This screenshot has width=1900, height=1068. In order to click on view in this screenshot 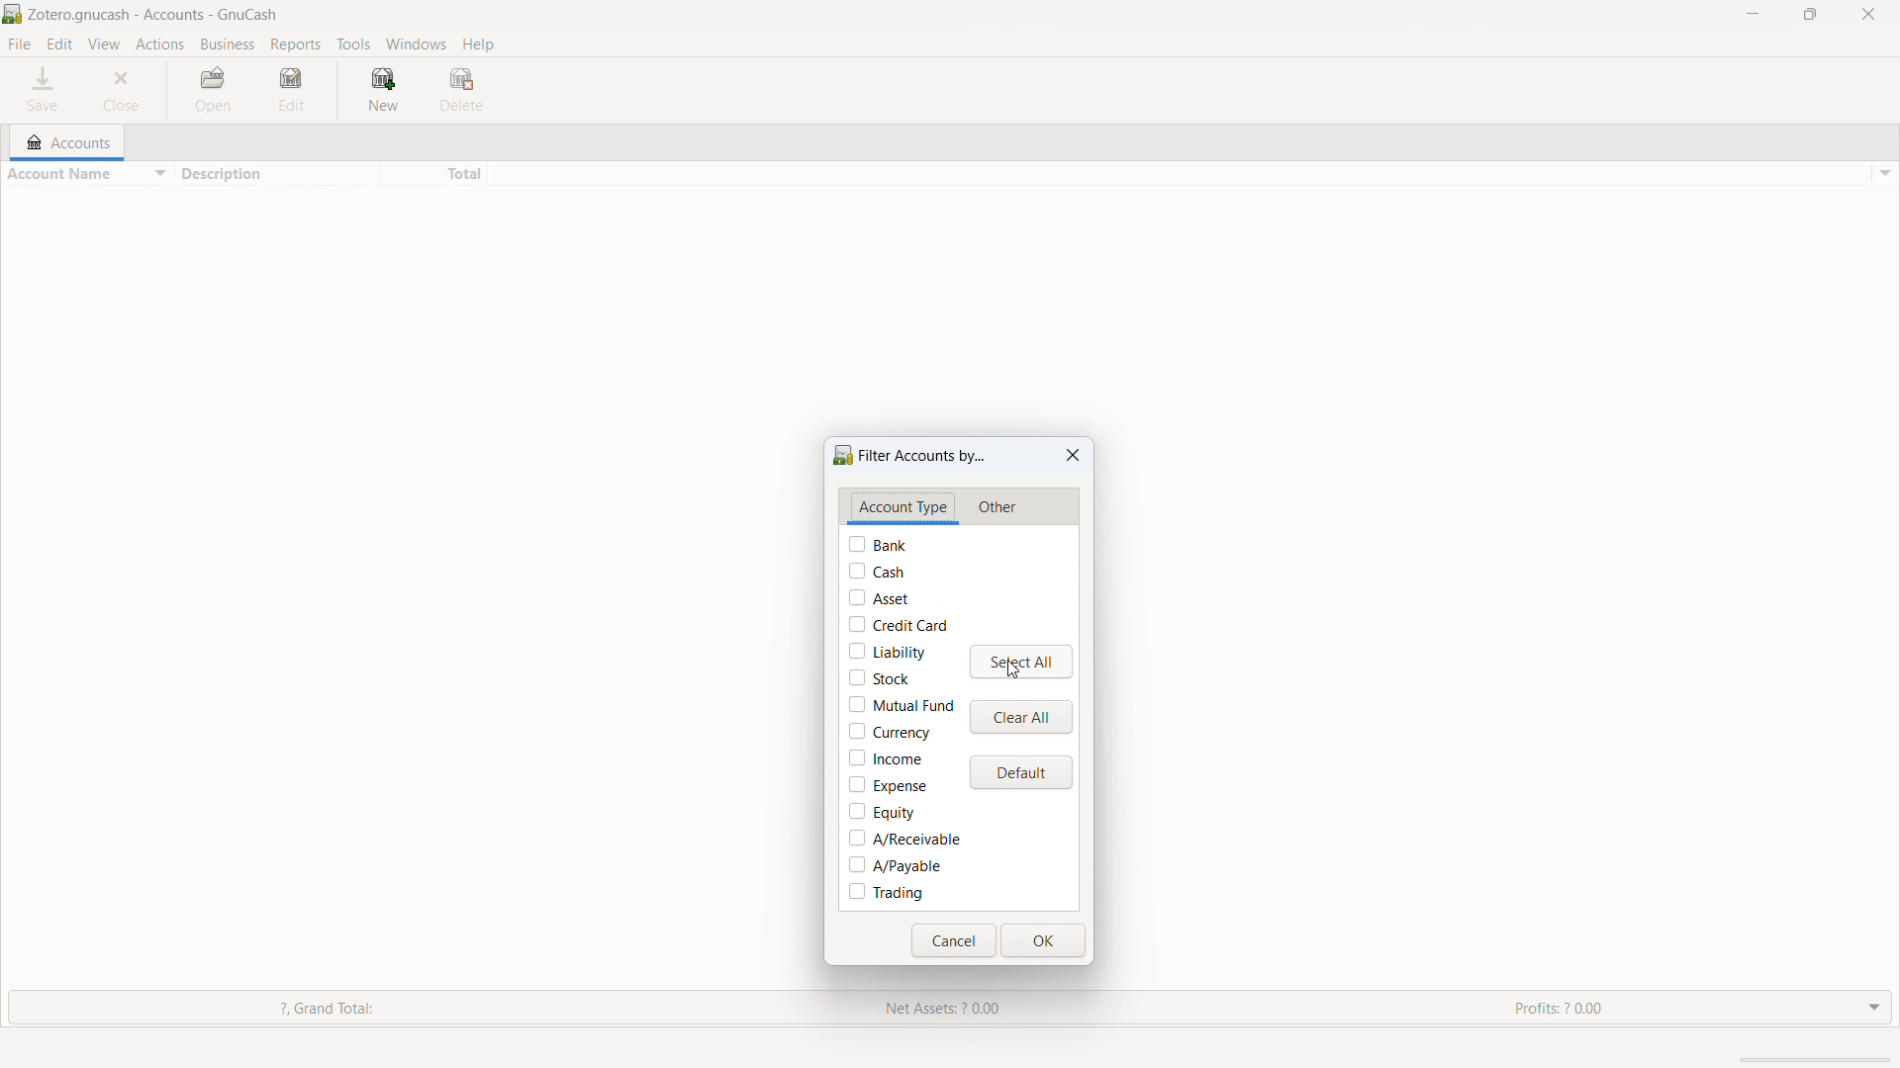, I will do `click(105, 45)`.